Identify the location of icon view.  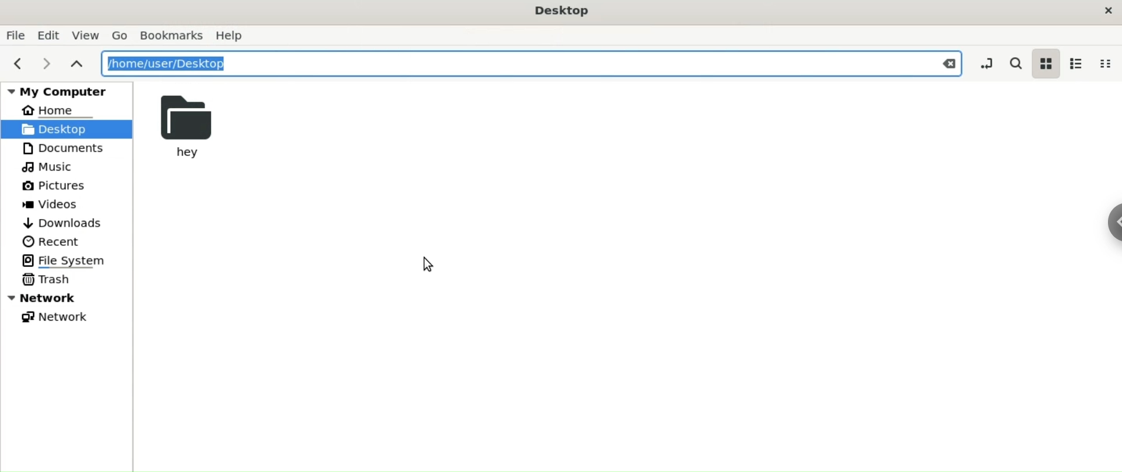
(1046, 65).